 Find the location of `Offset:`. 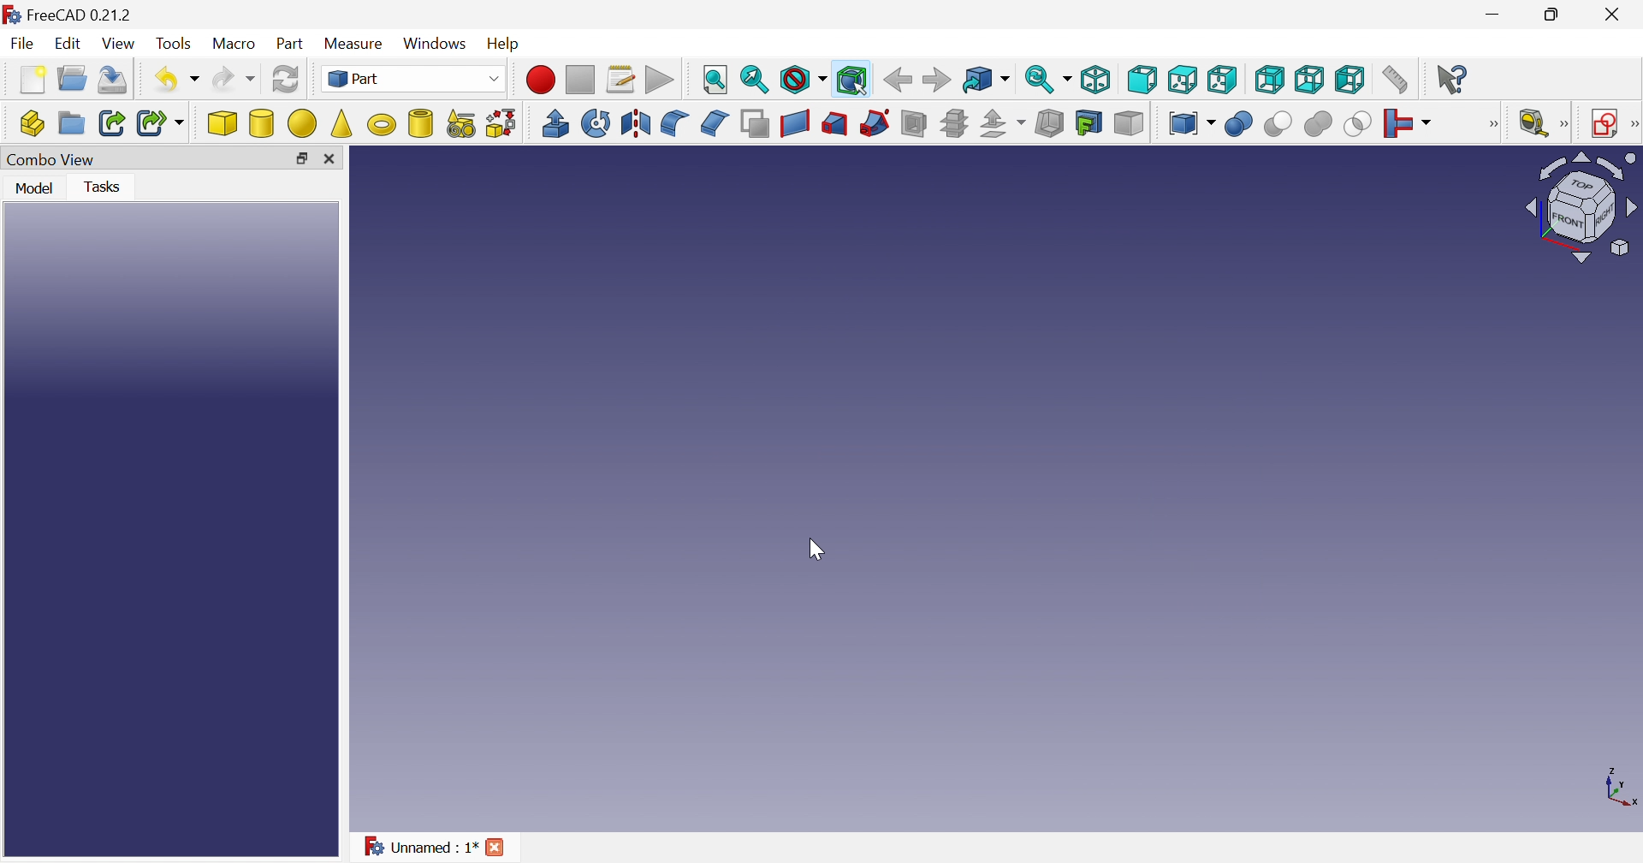

Offset: is located at coordinates (1003, 124).